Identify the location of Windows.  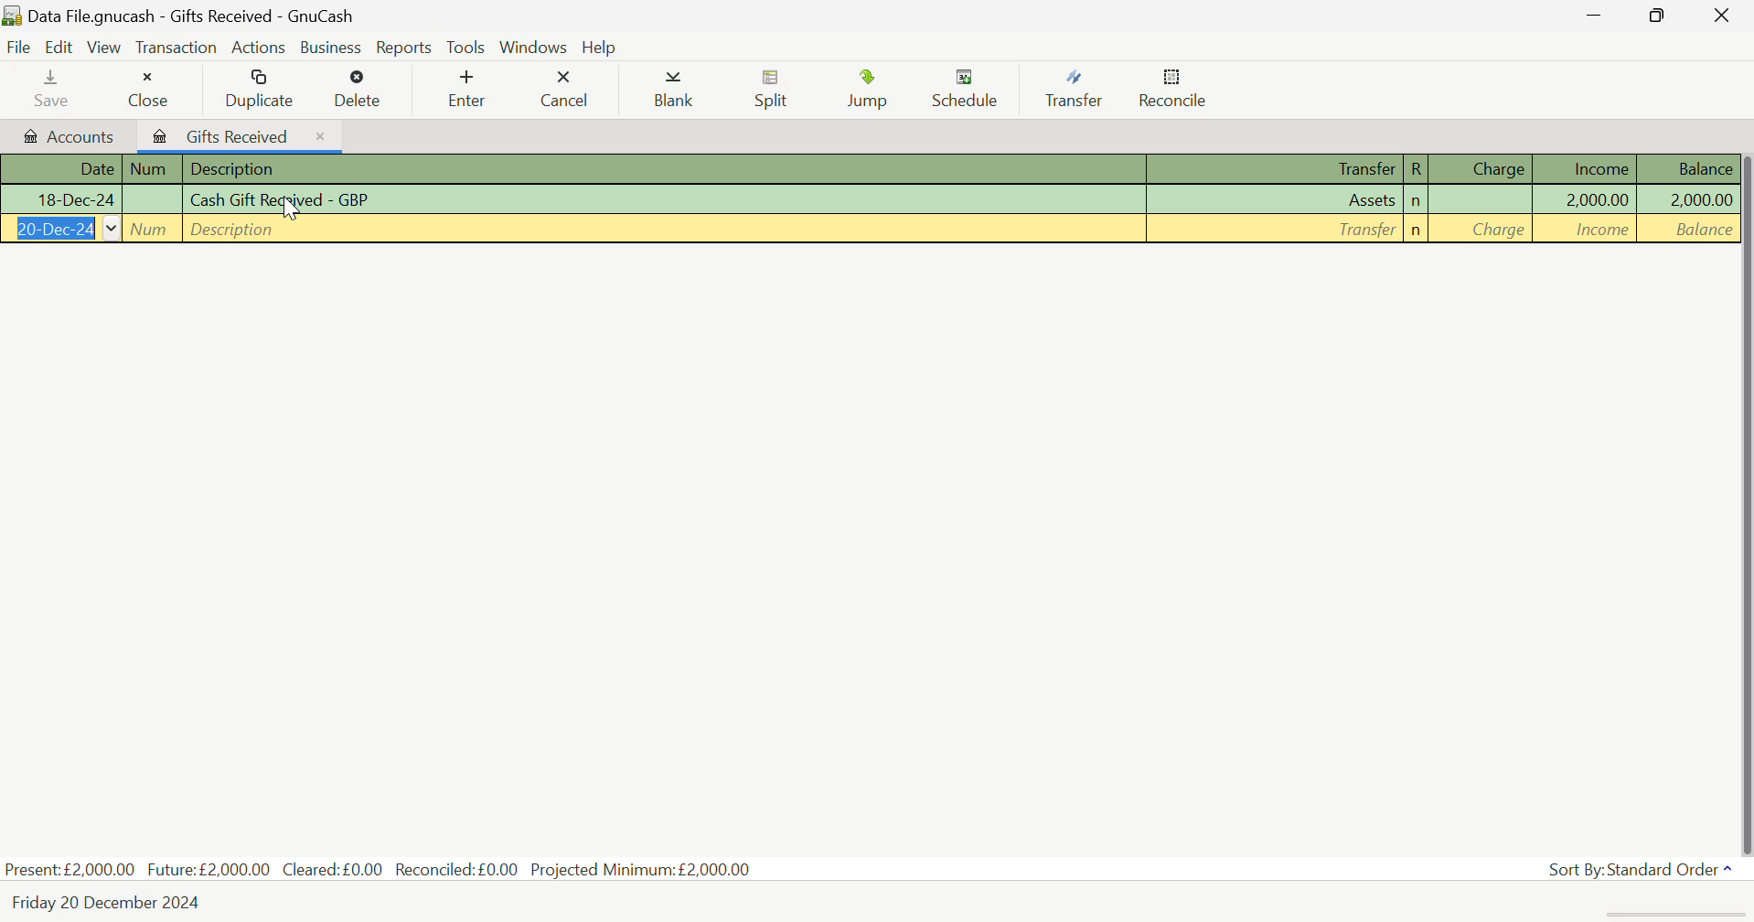
(534, 45).